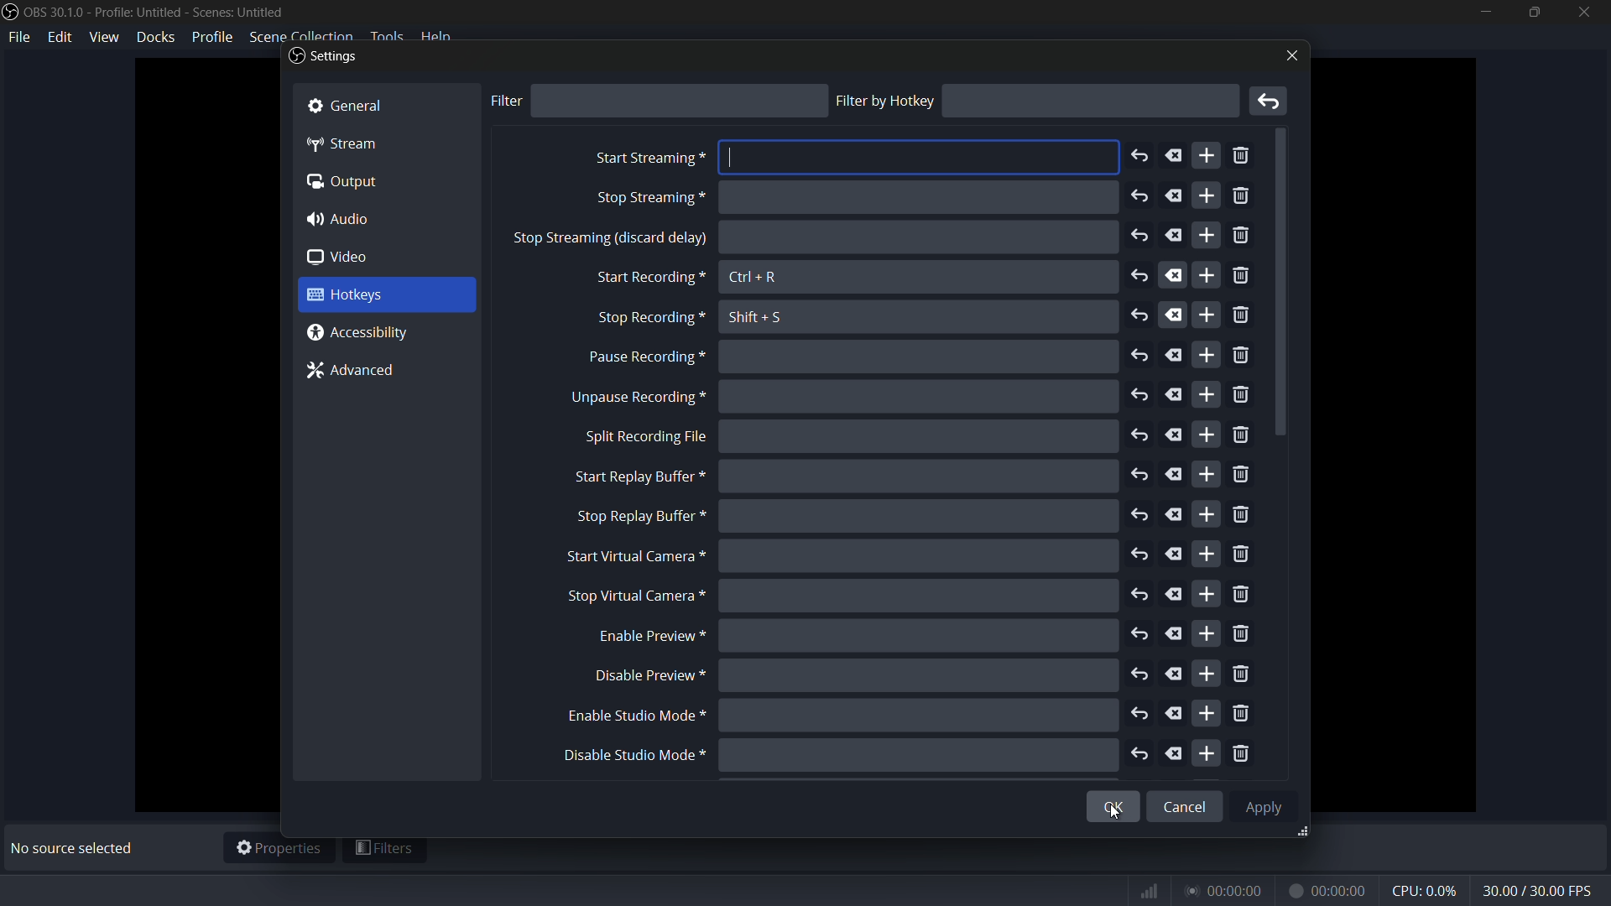 Image resolution: width=1611 pixels, height=906 pixels. Describe the element at coordinates (1206, 196) in the screenshot. I see `add more` at that location.